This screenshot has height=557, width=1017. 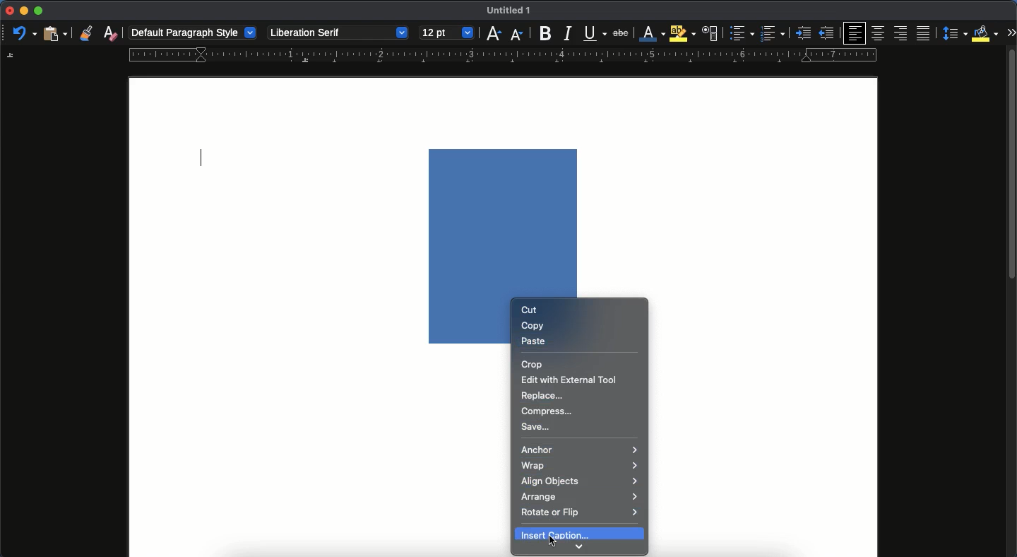 I want to click on wrap, so click(x=581, y=466).